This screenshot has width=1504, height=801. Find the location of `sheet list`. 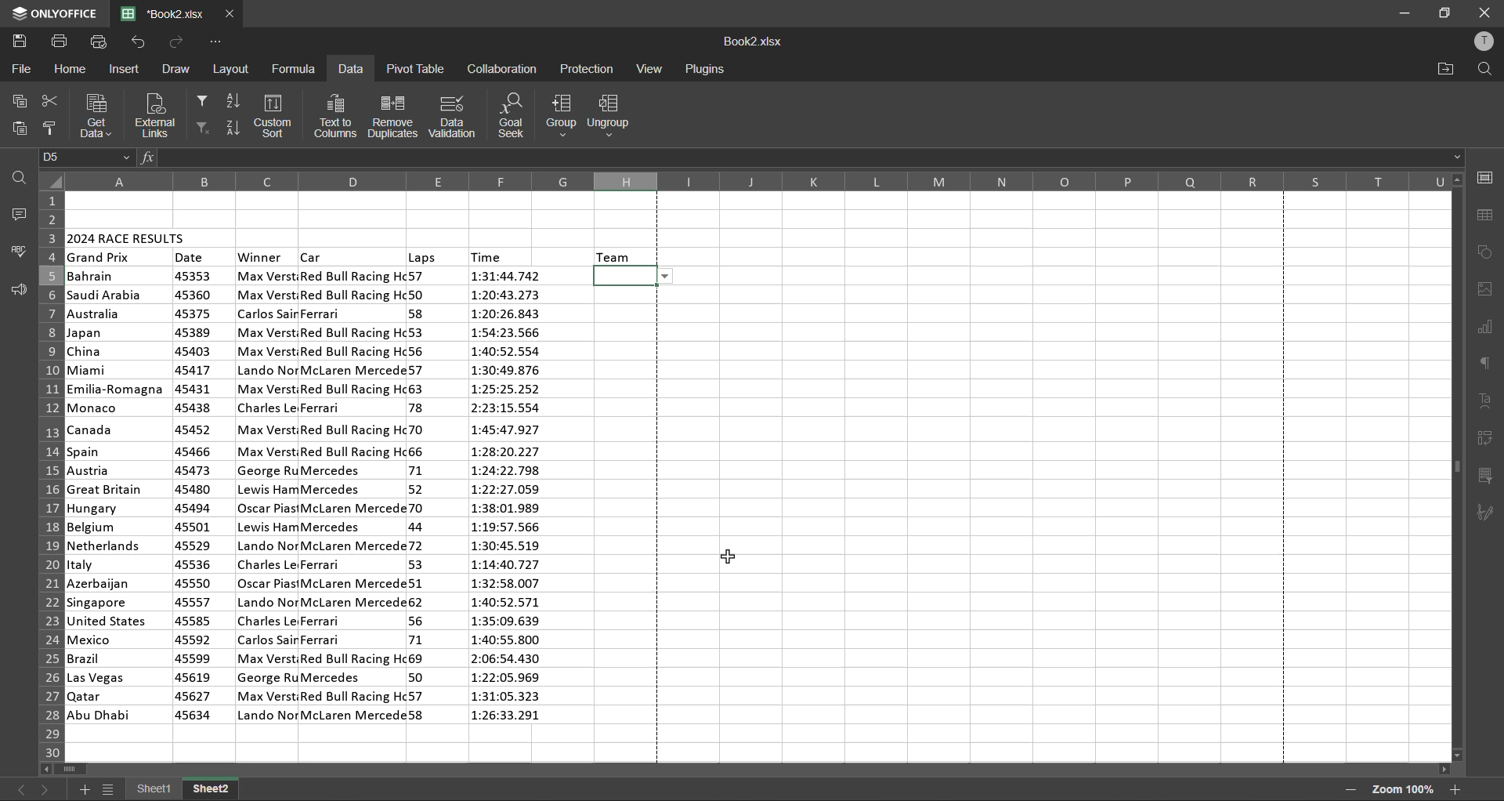

sheet list is located at coordinates (111, 792).